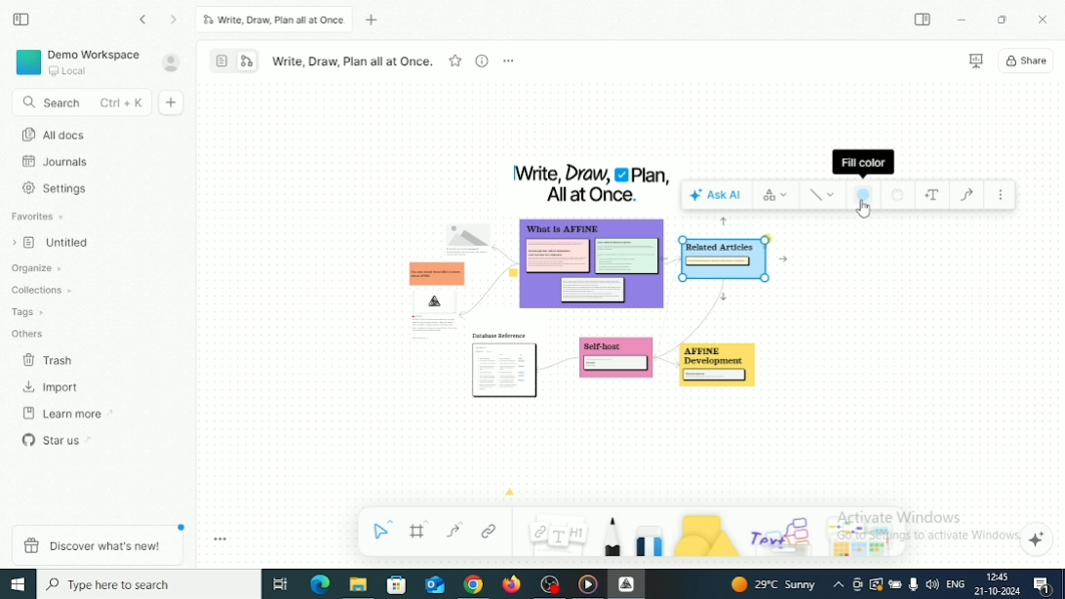 The width and height of the screenshot is (1065, 599). What do you see at coordinates (384, 529) in the screenshot?
I see `Select` at bounding box center [384, 529].